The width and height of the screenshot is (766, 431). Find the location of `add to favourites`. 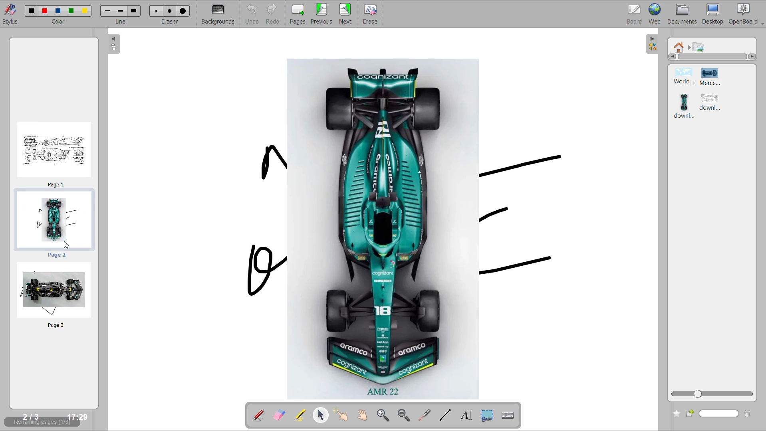

add to favourites is located at coordinates (675, 413).